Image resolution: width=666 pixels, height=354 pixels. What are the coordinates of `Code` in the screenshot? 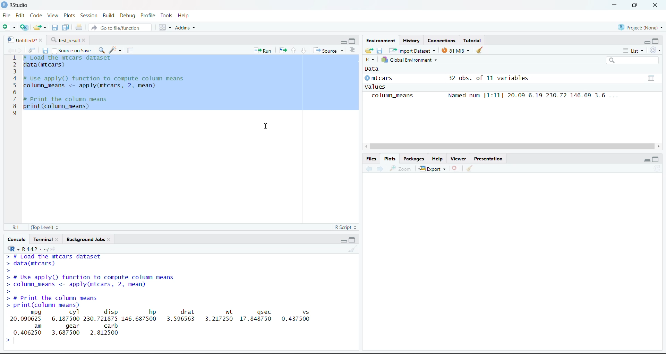 It's located at (35, 15).